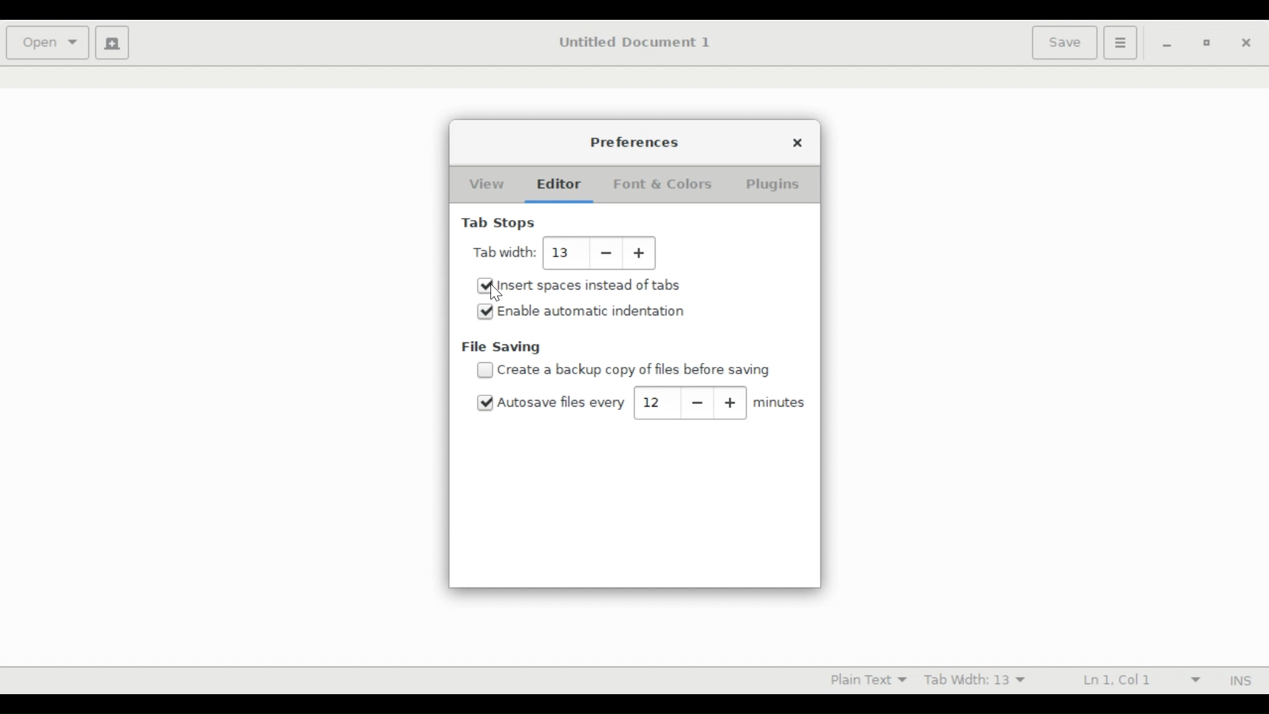 Image resolution: width=1269 pixels, height=714 pixels. What do you see at coordinates (485, 311) in the screenshot?
I see `Selected` at bounding box center [485, 311].